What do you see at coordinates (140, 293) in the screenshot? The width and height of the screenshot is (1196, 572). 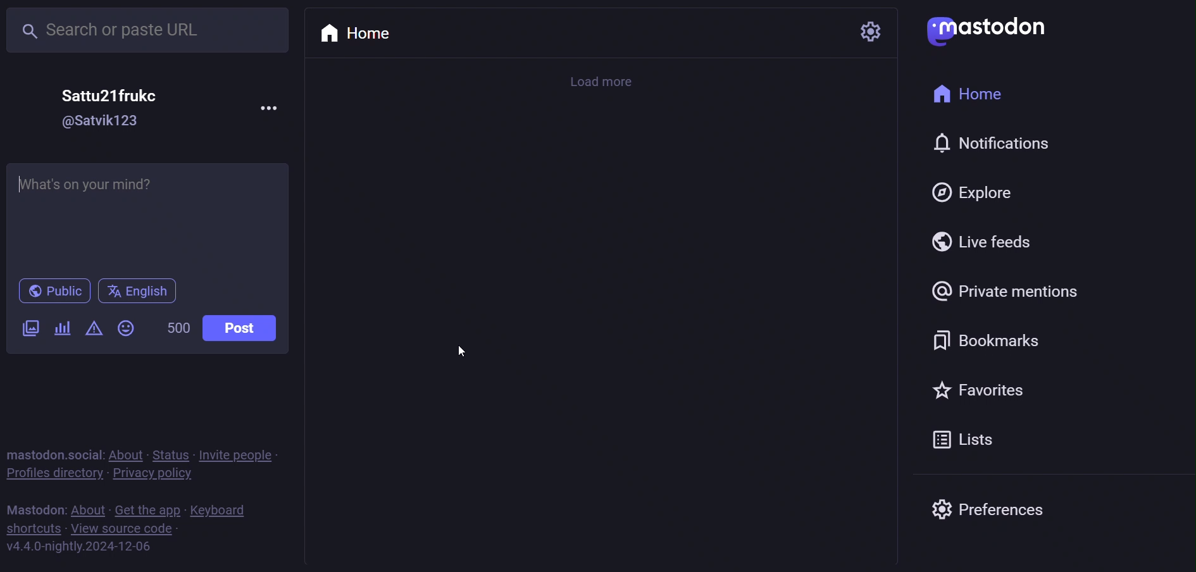 I see `English` at bounding box center [140, 293].